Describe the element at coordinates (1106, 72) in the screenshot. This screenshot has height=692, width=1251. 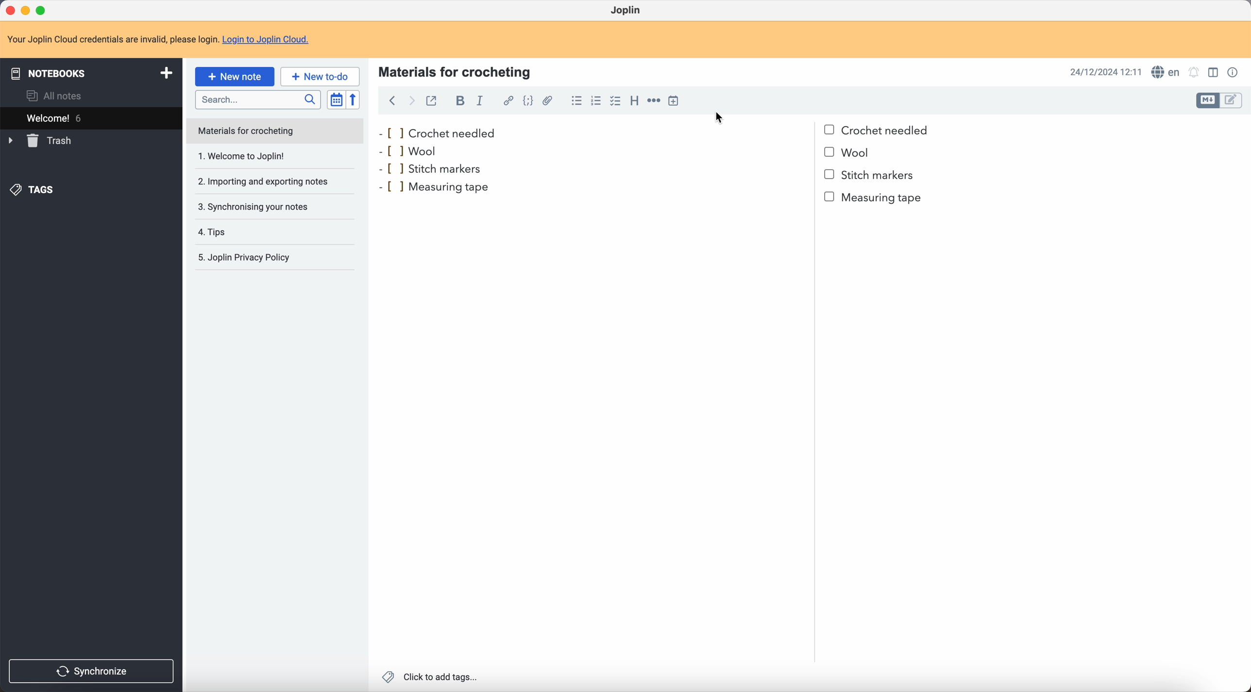
I see `date and hour` at that location.